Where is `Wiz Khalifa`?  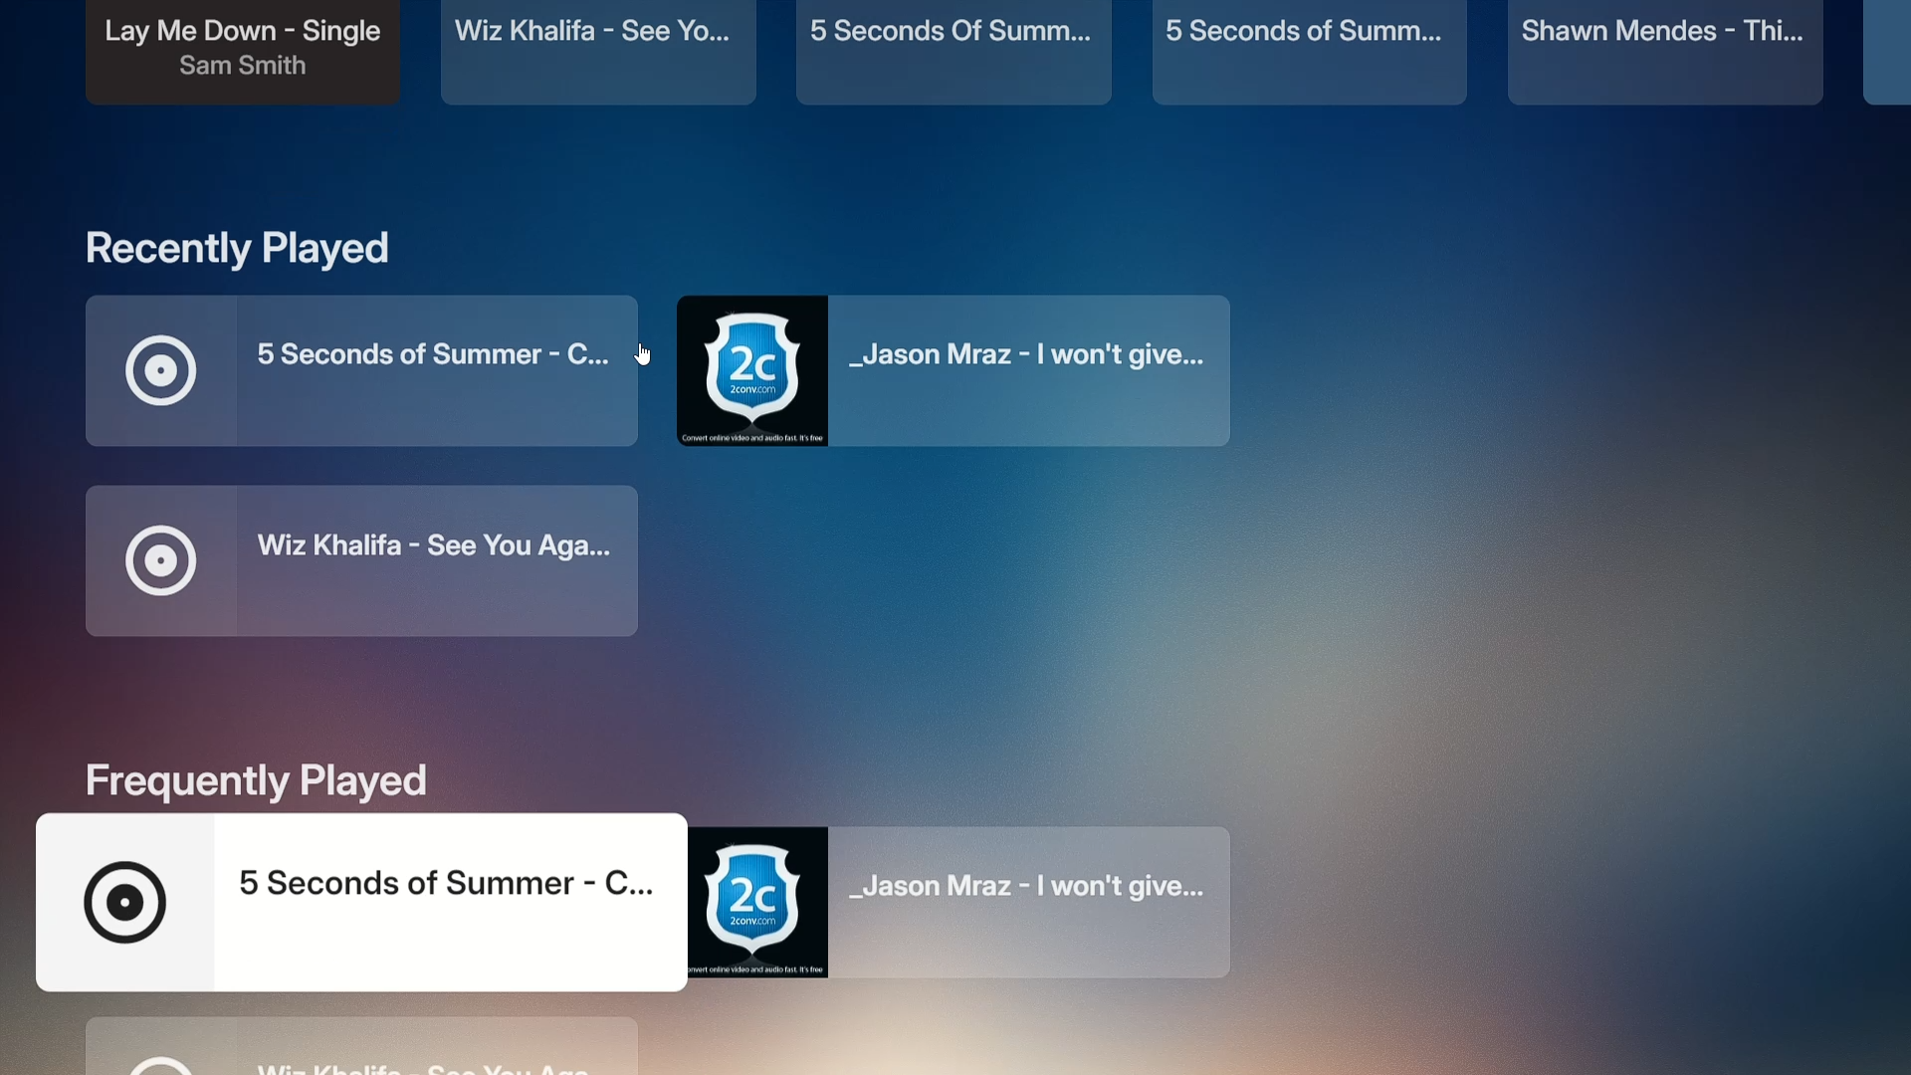
Wiz Khalifa is located at coordinates (597, 51).